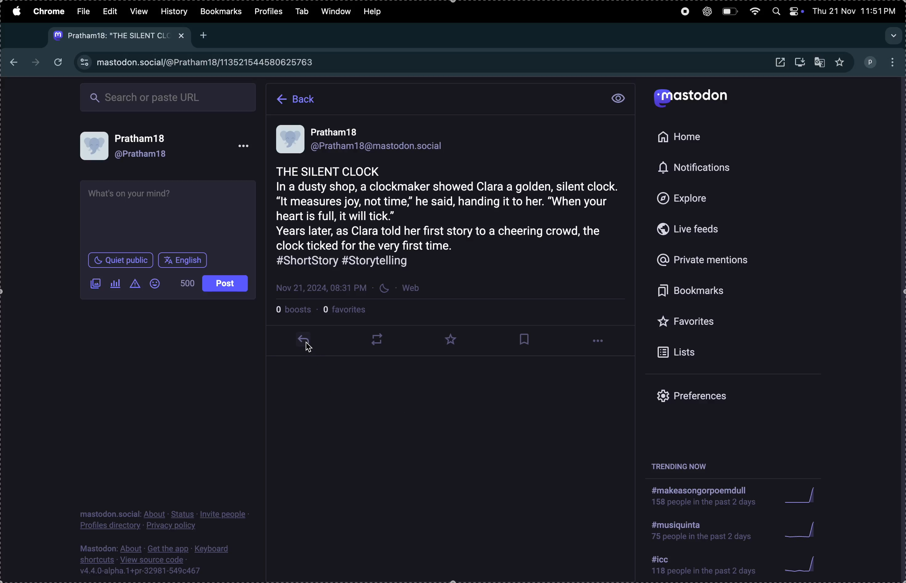  I want to click on list, so click(712, 352).